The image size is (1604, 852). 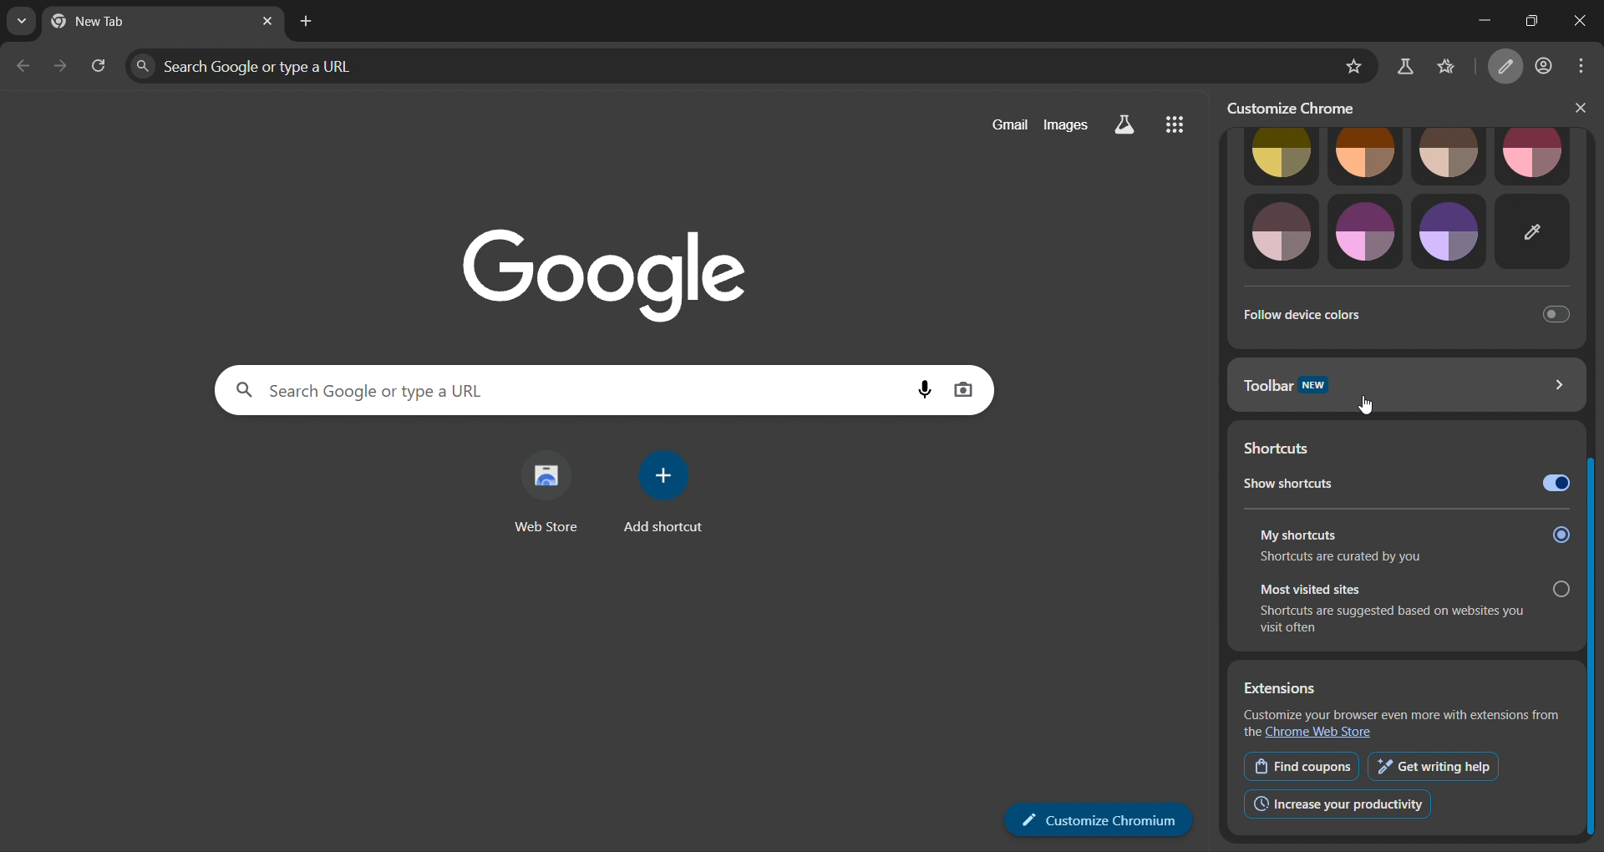 What do you see at coordinates (1330, 485) in the screenshot?
I see `show shortcuts` at bounding box center [1330, 485].